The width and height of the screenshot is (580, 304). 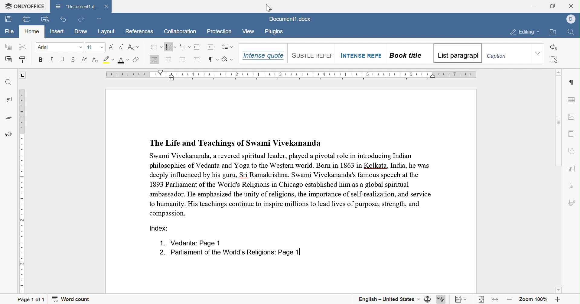 What do you see at coordinates (157, 47) in the screenshot?
I see `bullets` at bounding box center [157, 47].